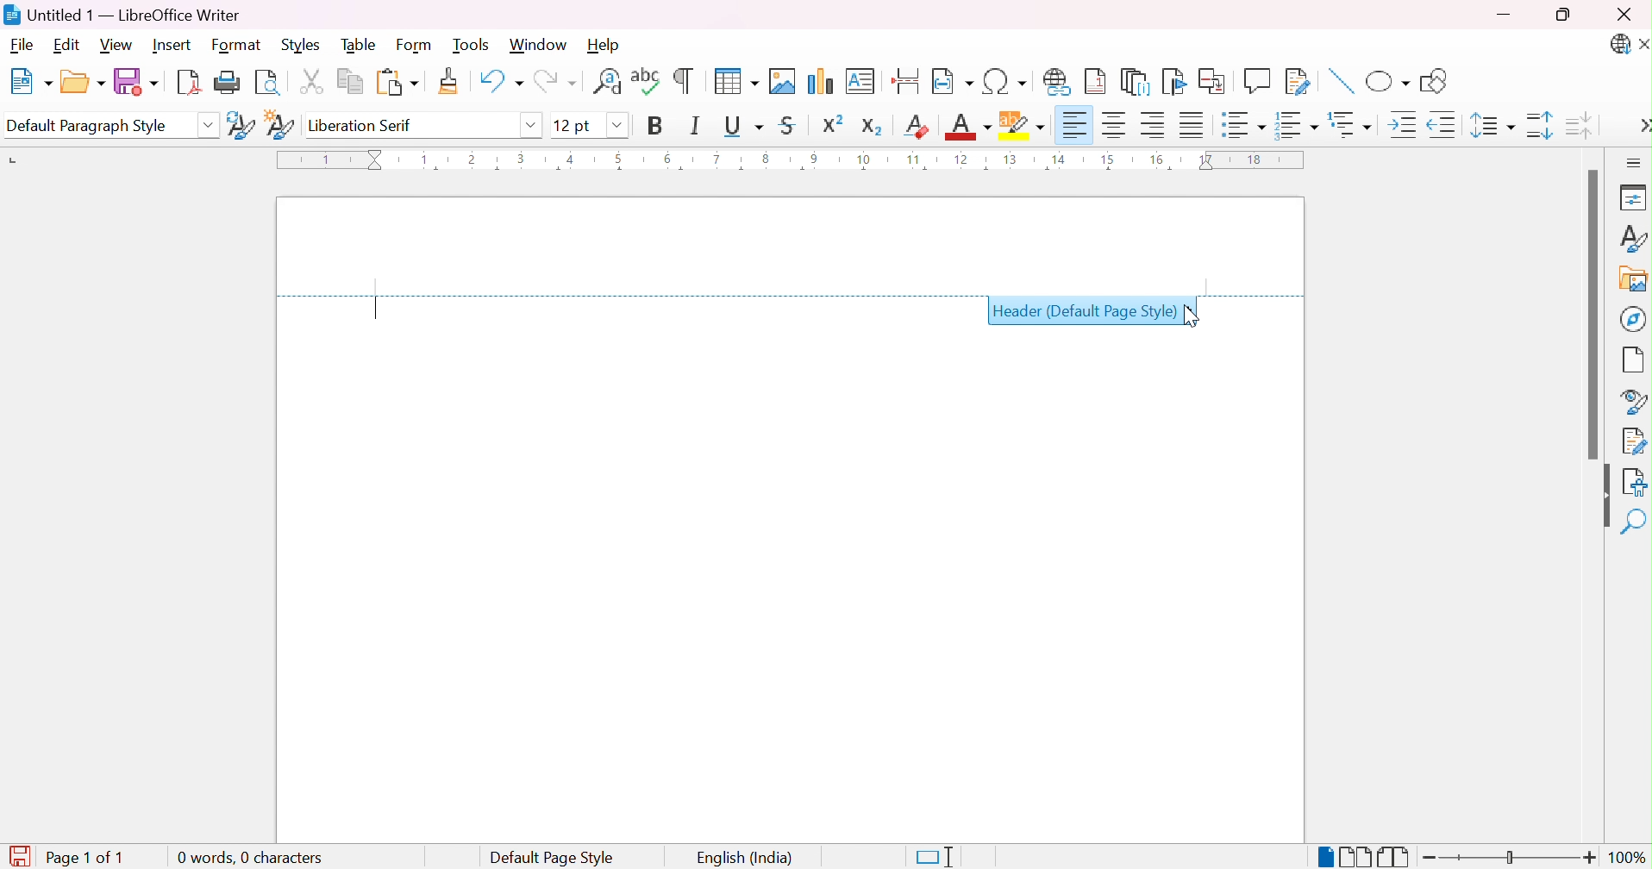 The image size is (1652, 869). Describe the element at coordinates (535, 128) in the screenshot. I see `Drop down` at that location.